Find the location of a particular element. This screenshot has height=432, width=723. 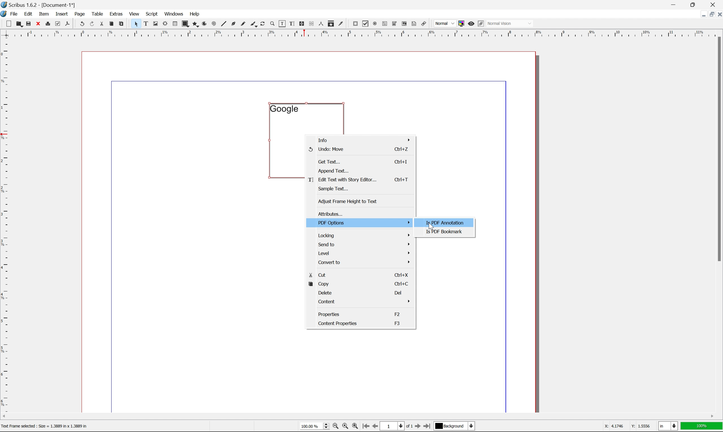

link annotation is located at coordinates (424, 24).